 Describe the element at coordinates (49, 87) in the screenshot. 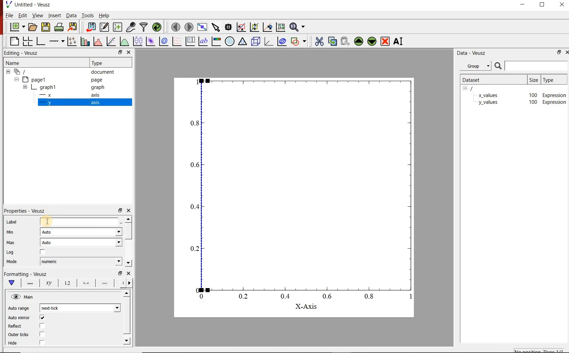

I see `graph1` at that location.